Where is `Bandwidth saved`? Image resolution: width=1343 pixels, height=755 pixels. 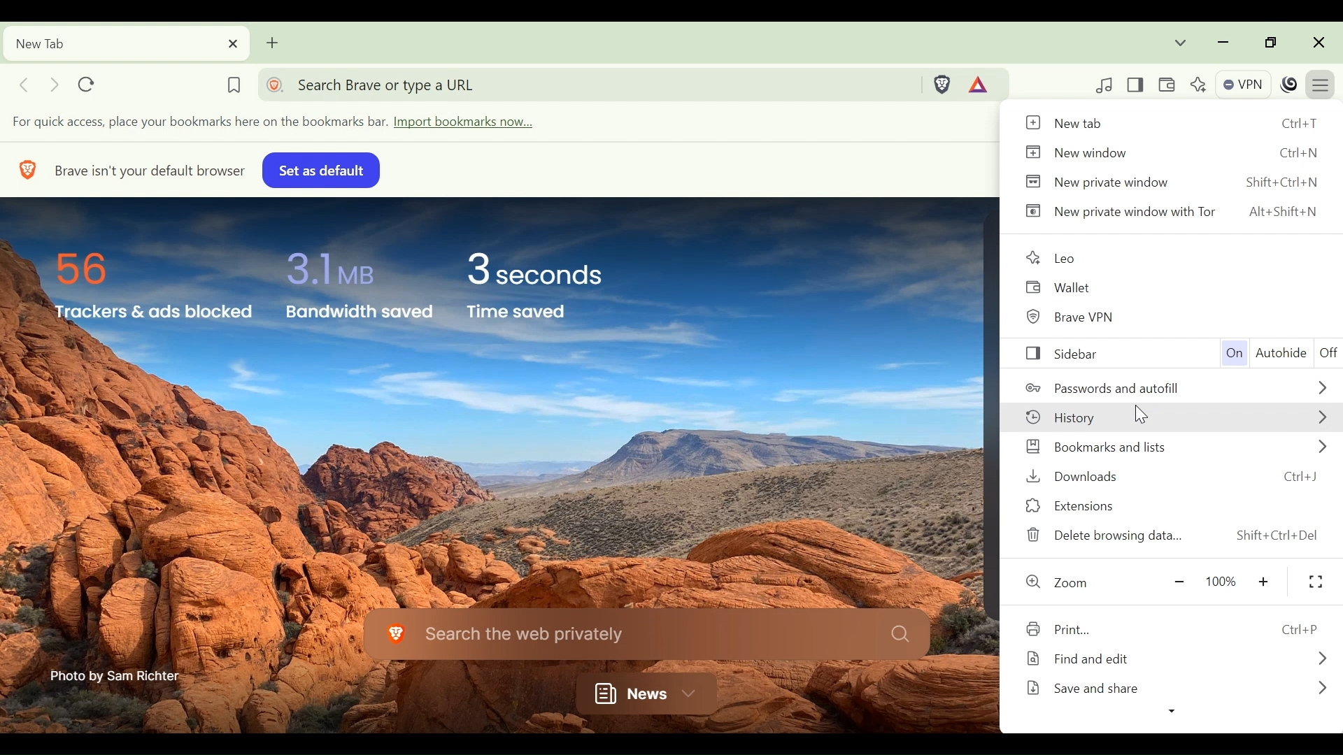 Bandwidth saved is located at coordinates (359, 315).